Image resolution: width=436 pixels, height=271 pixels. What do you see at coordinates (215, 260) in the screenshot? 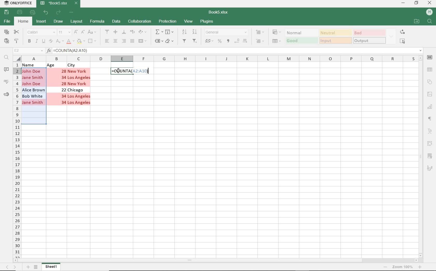
I see `SCROLLBAR` at bounding box center [215, 260].